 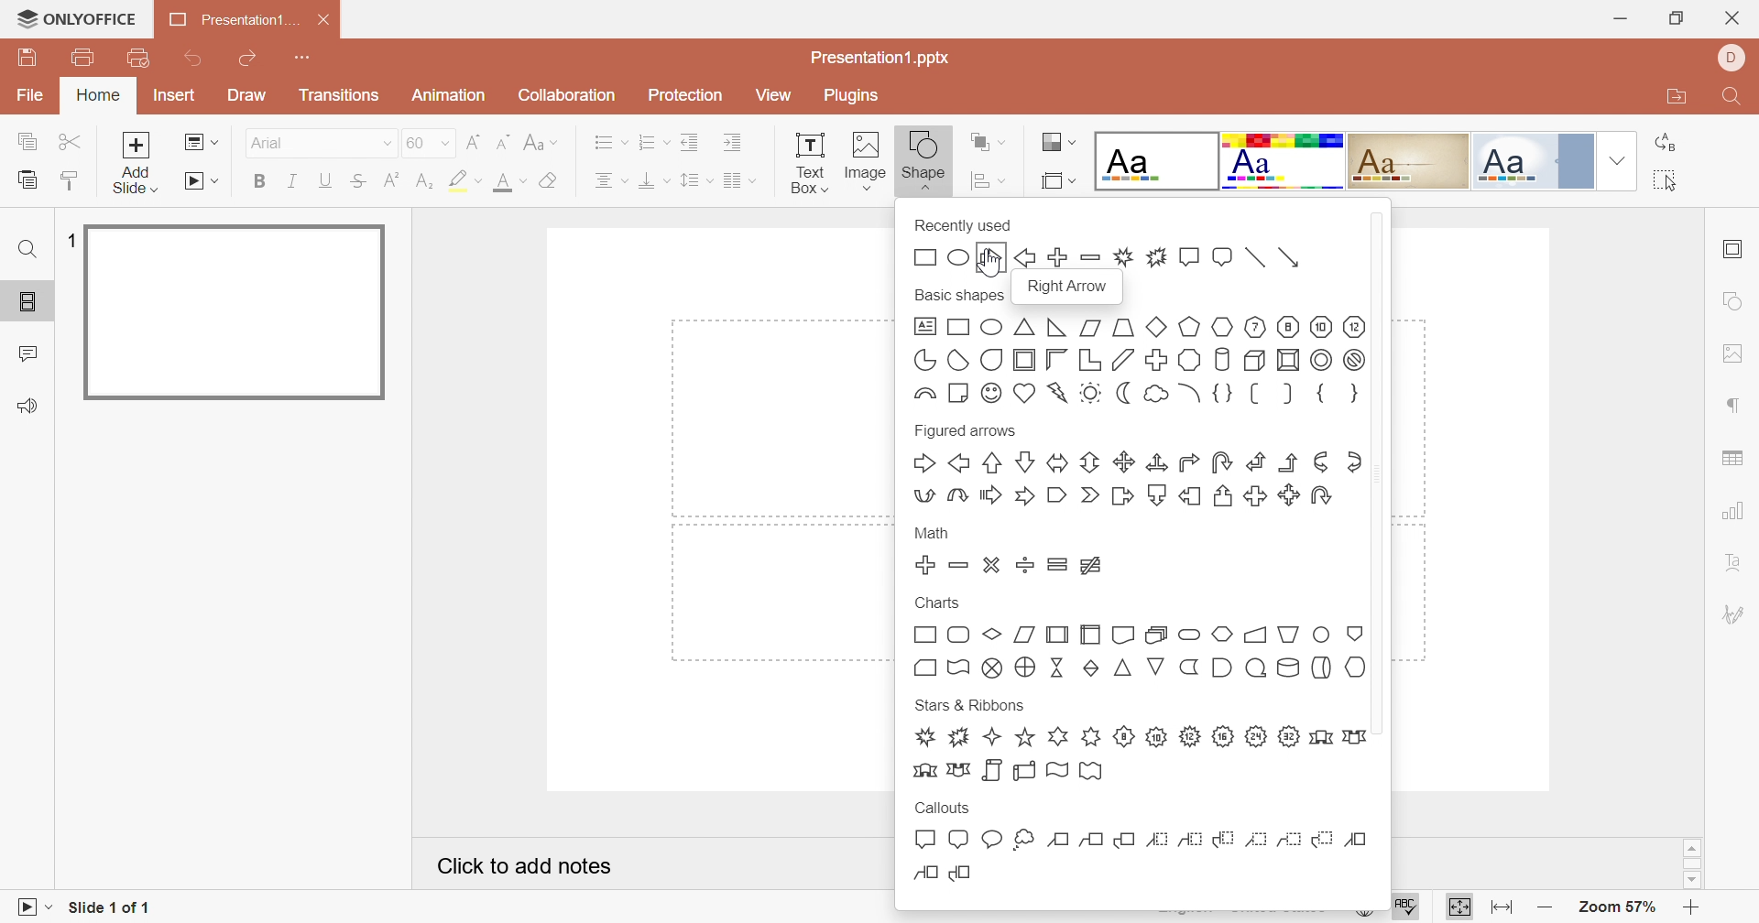 I want to click on English - United States, so click(x=1242, y=909).